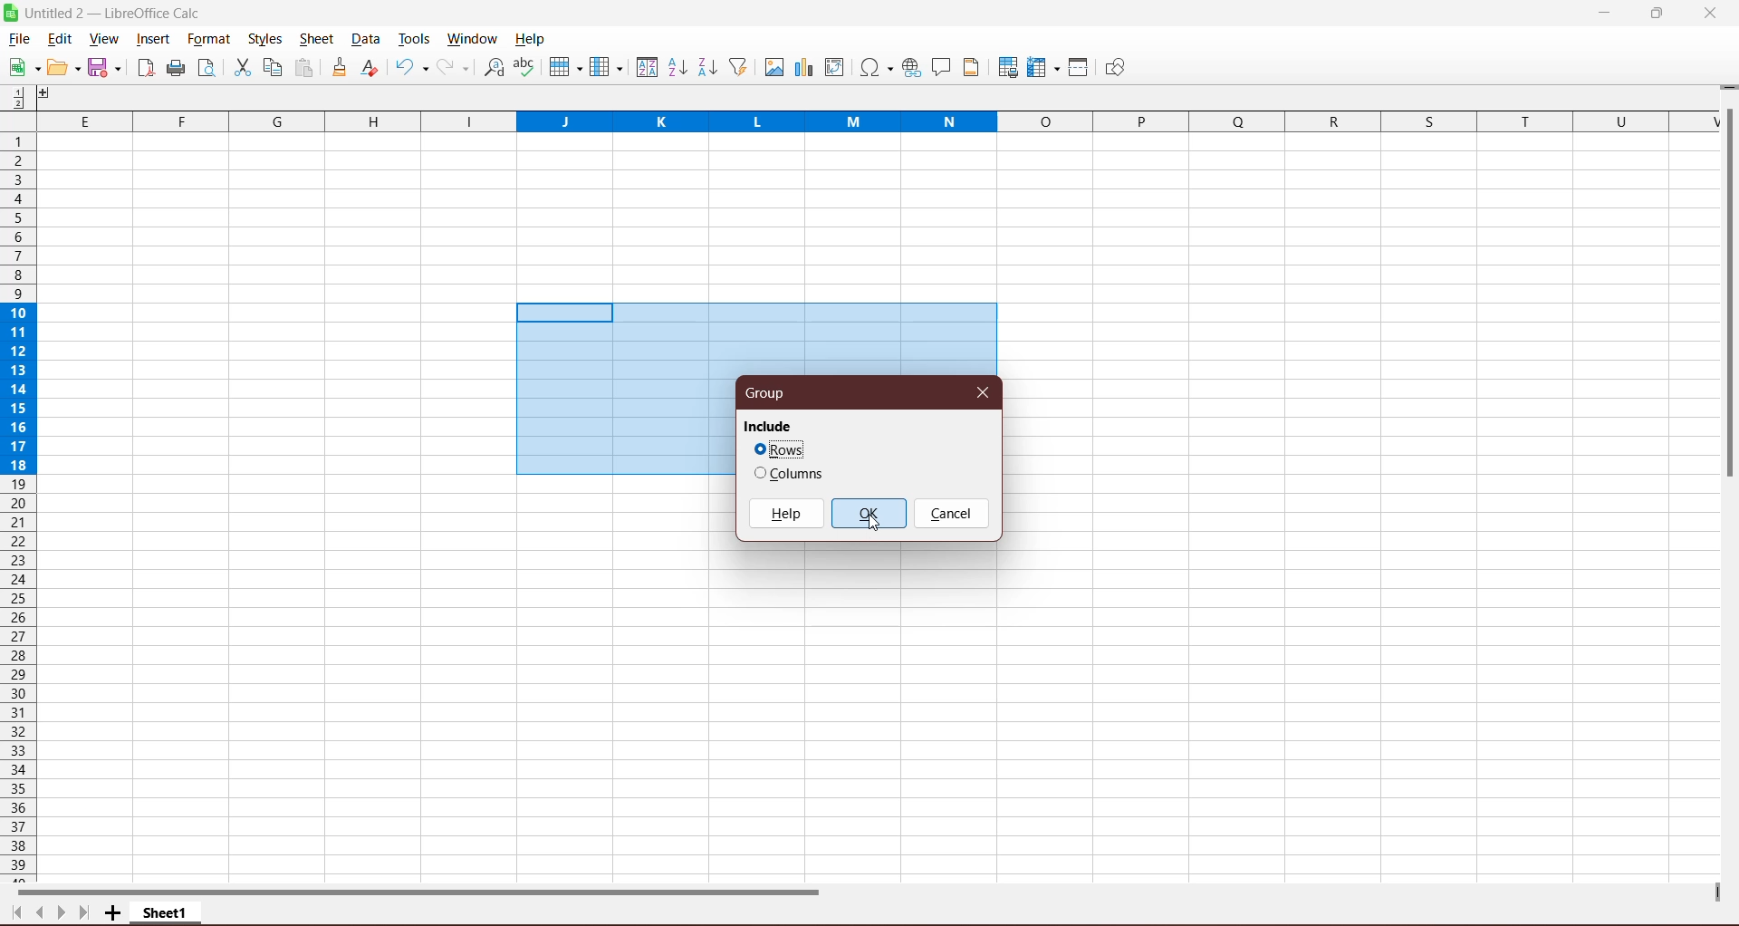 The width and height of the screenshot is (1739, 926). Describe the element at coordinates (472, 38) in the screenshot. I see `Window` at that location.